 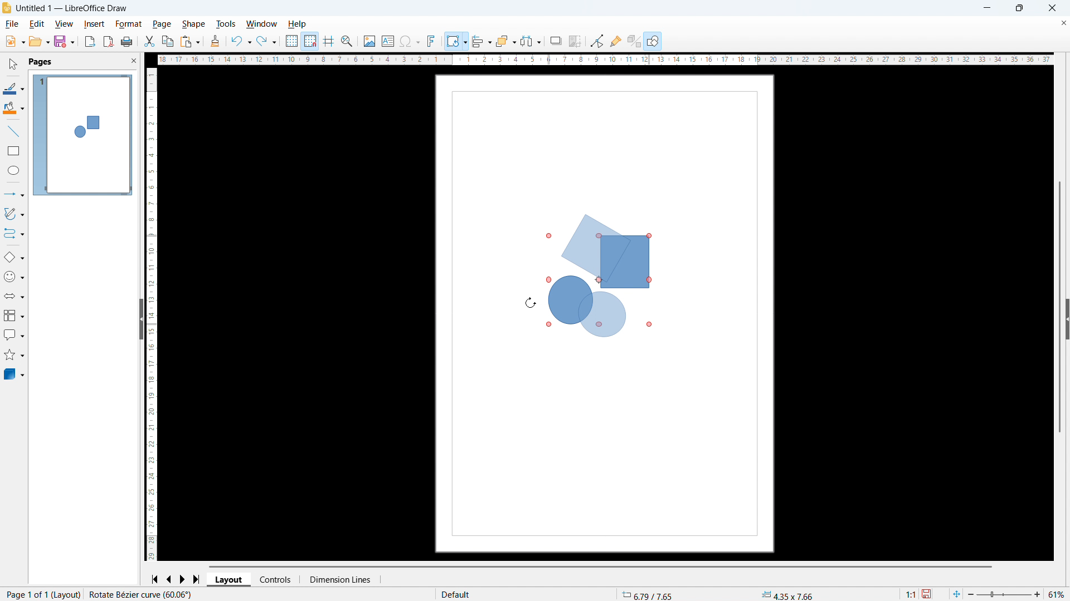 I want to click on 3D objects , so click(x=14, y=375).